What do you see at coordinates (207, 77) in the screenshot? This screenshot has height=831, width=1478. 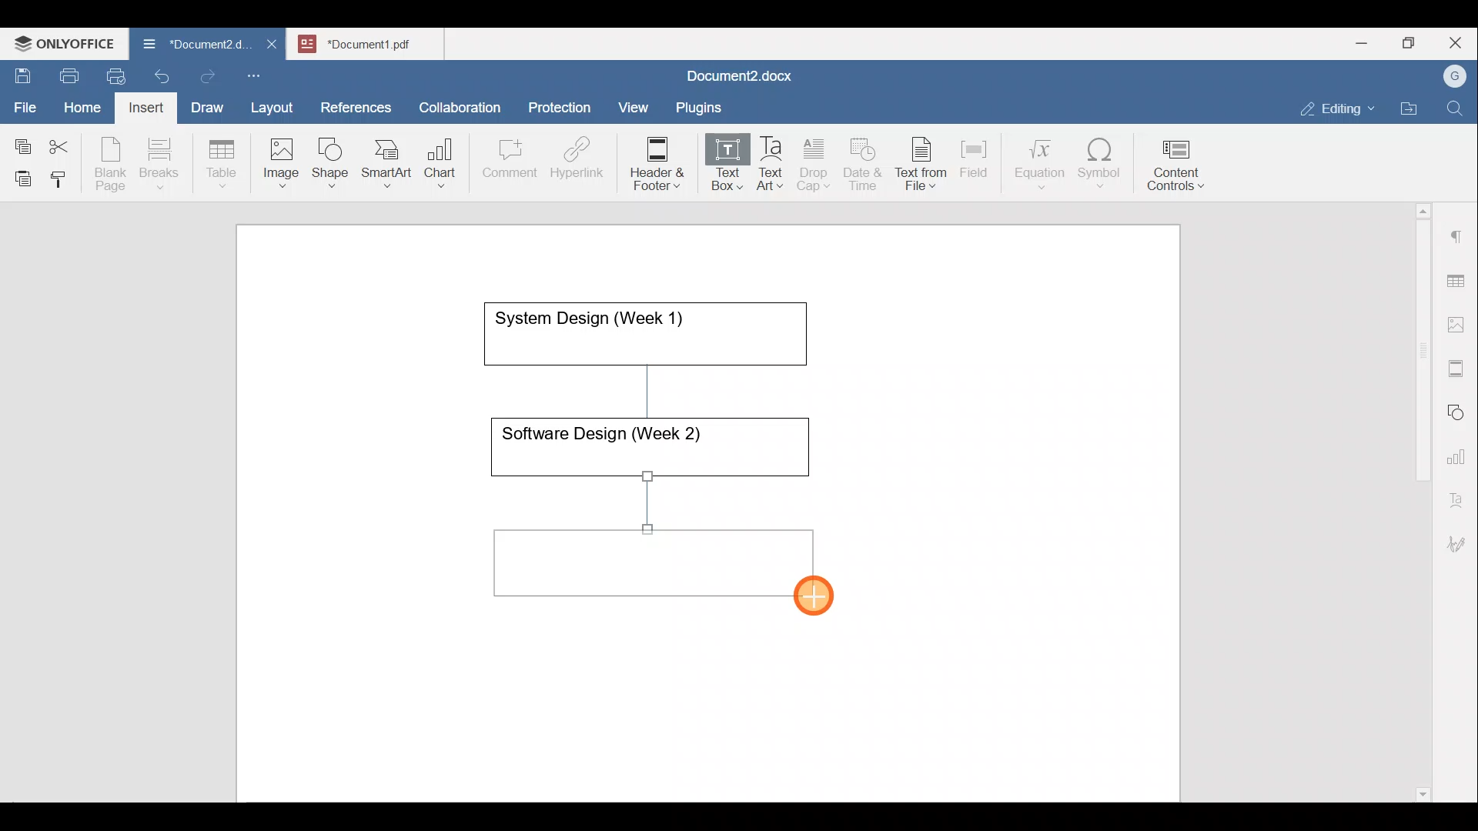 I see `Redo` at bounding box center [207, 77].